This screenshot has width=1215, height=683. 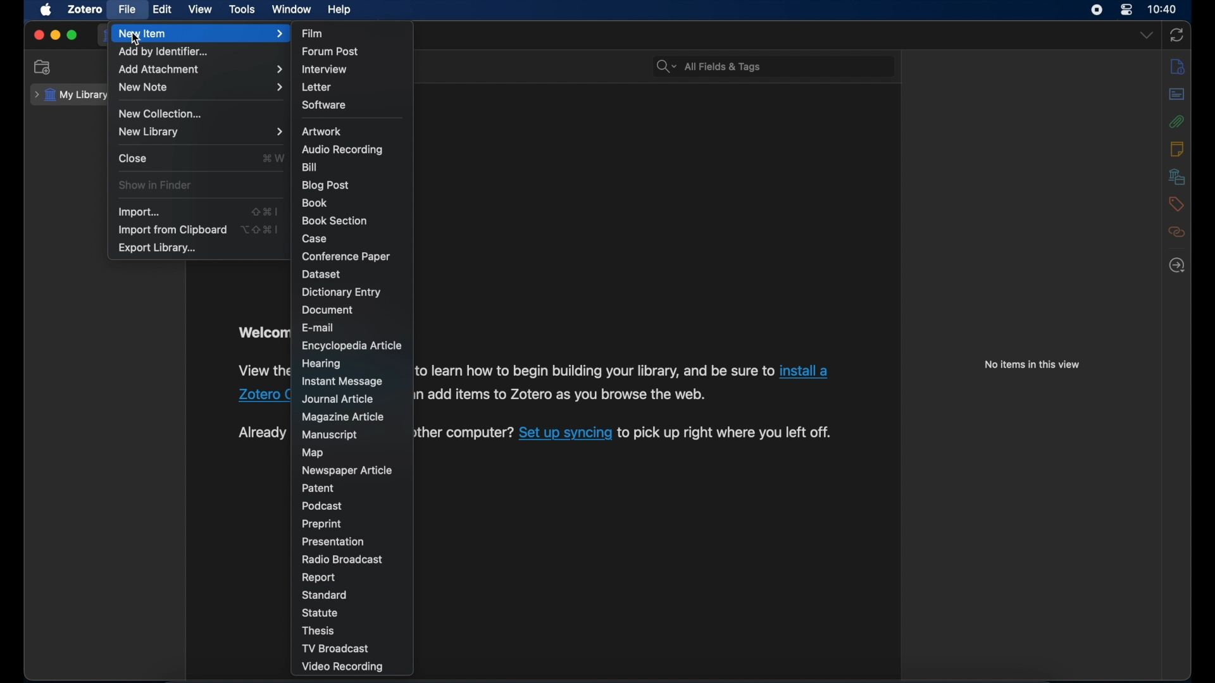 I want to click on interview, so click(x=325, y=70).